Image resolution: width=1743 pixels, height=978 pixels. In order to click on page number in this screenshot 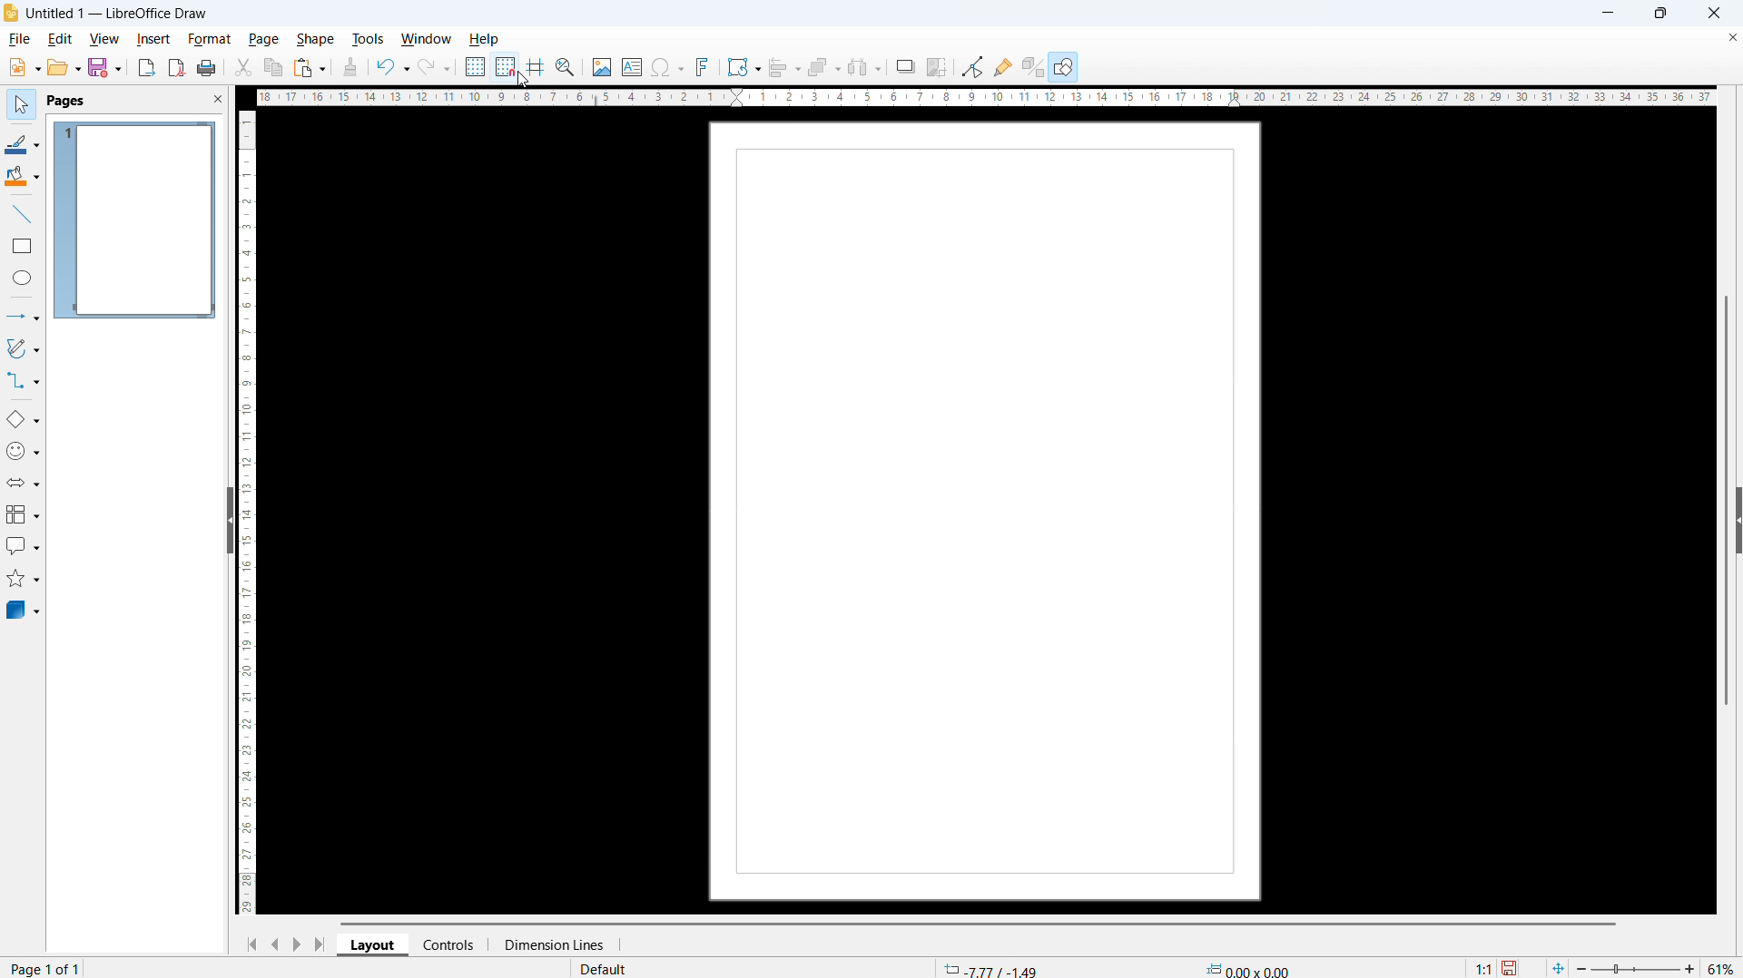, I will do `click(48, 967)`.